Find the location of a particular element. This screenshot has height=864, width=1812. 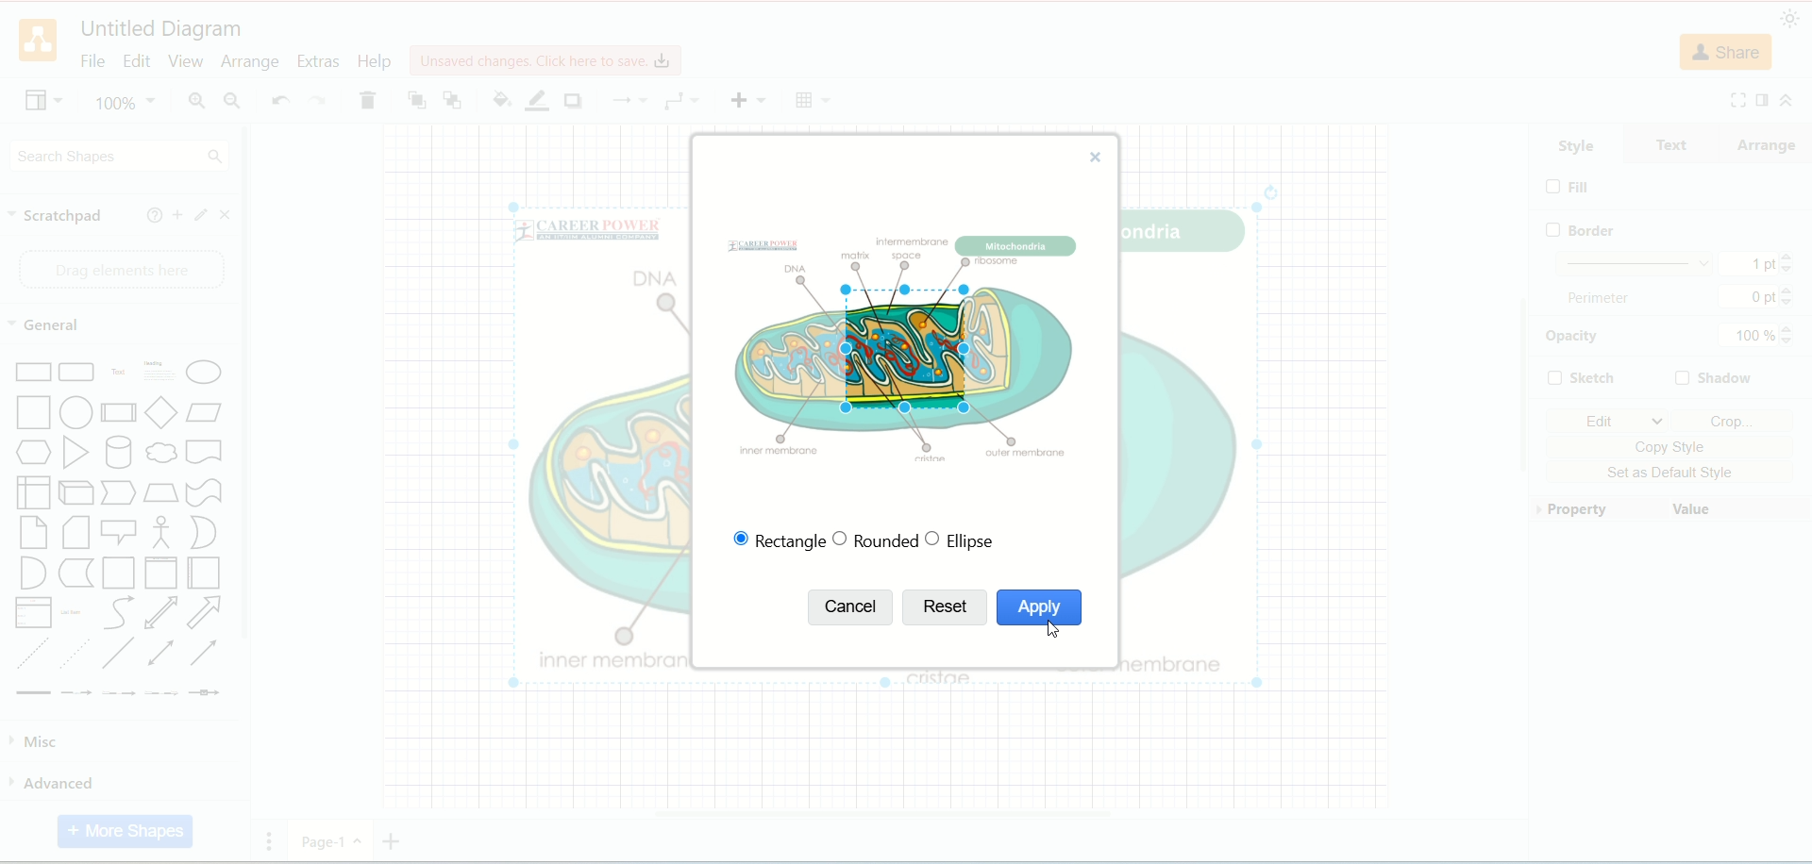

copy style is located at coordinates (1672, 447).